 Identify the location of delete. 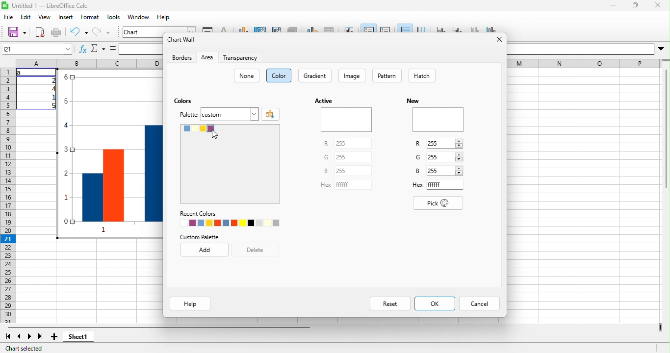
(255, 250).